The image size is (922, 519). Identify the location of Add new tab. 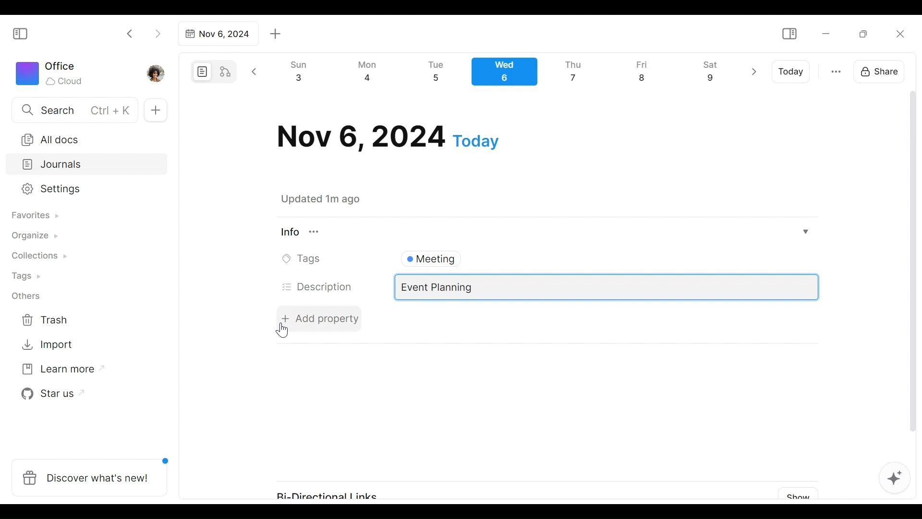
(276, 34).